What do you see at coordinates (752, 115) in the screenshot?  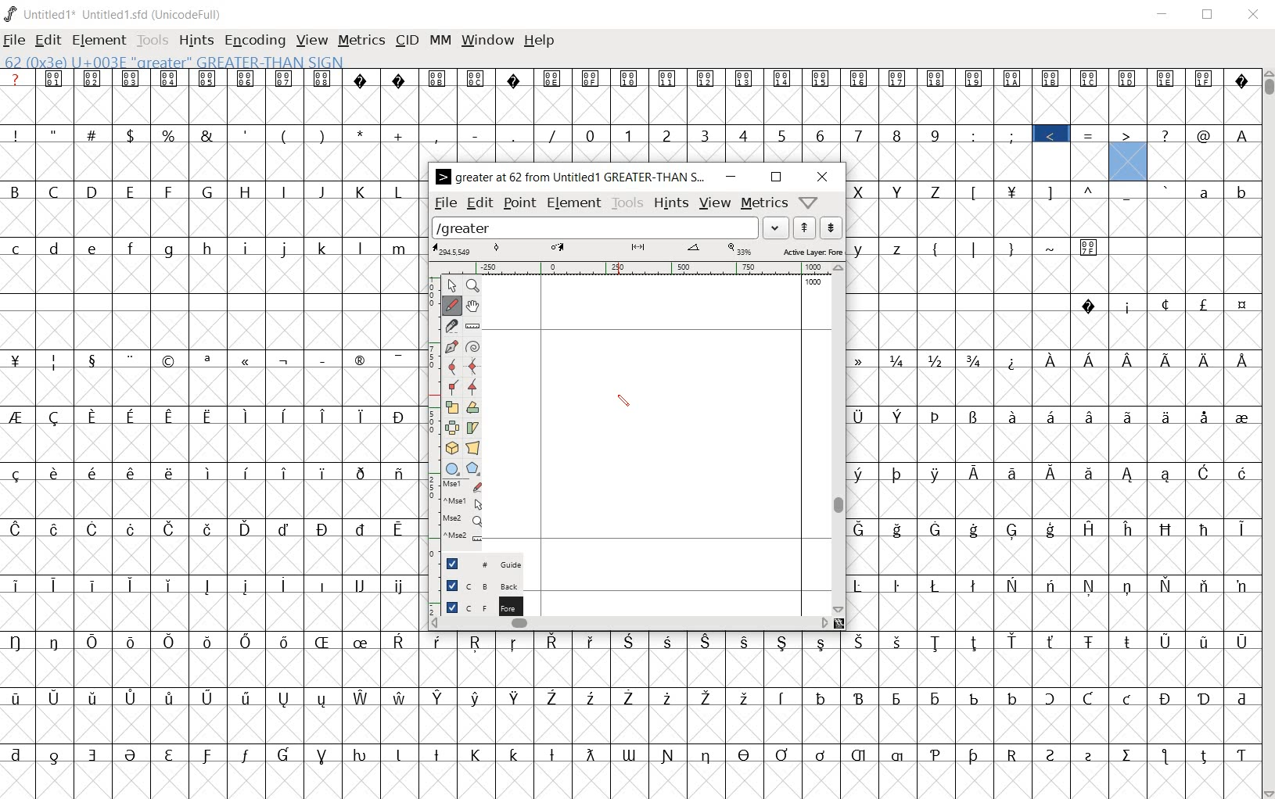 I see `glyph characters` at bounding box center [752, 115].